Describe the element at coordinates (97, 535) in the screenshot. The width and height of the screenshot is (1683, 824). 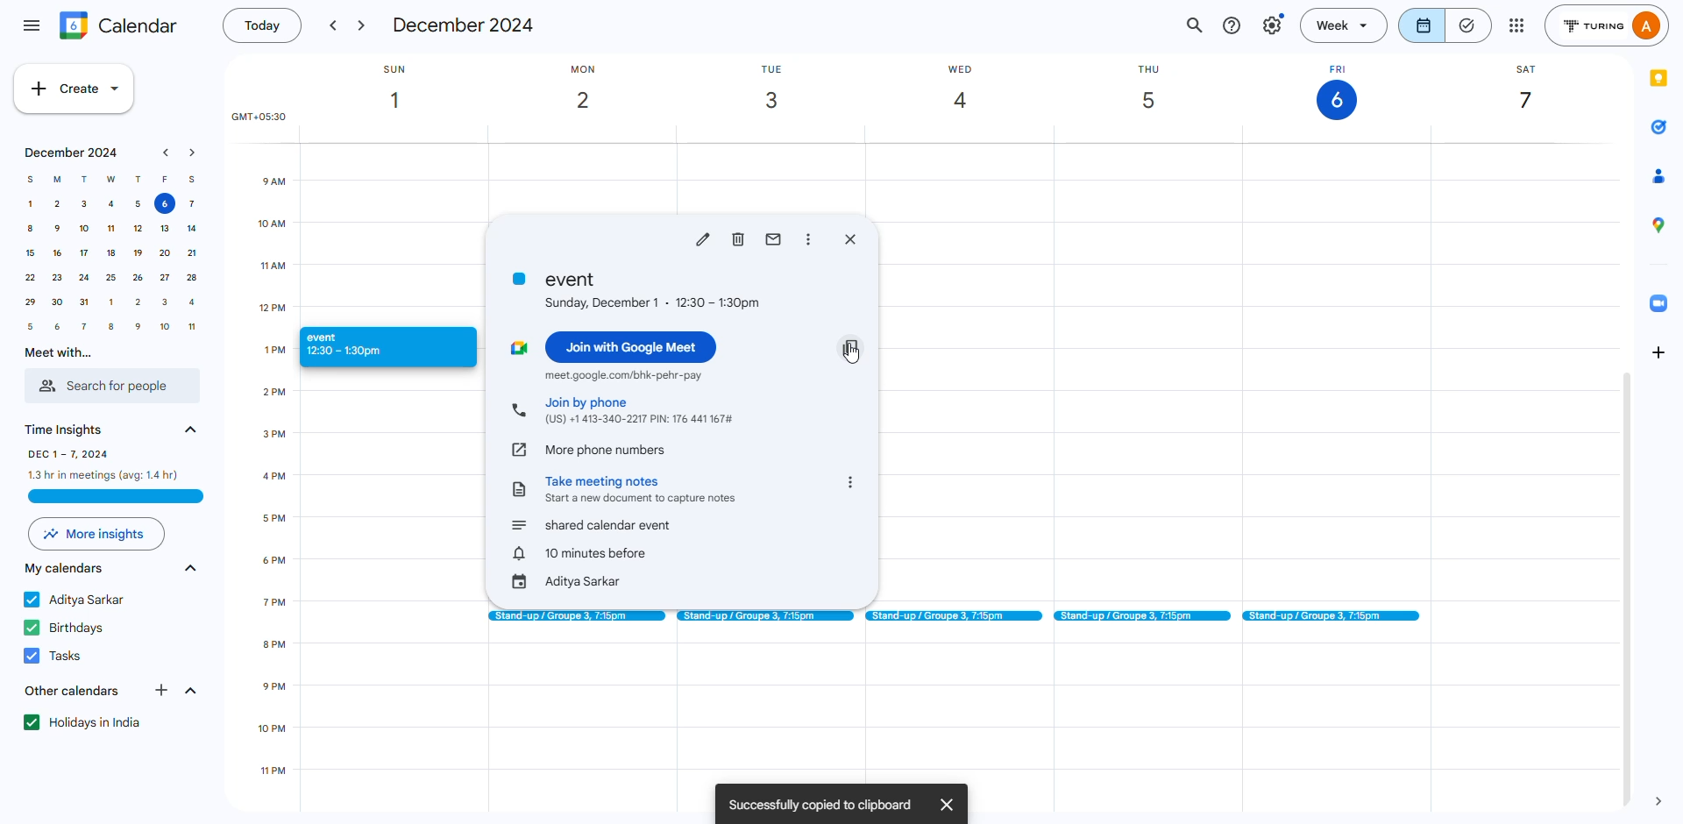
I see `more` at that location.